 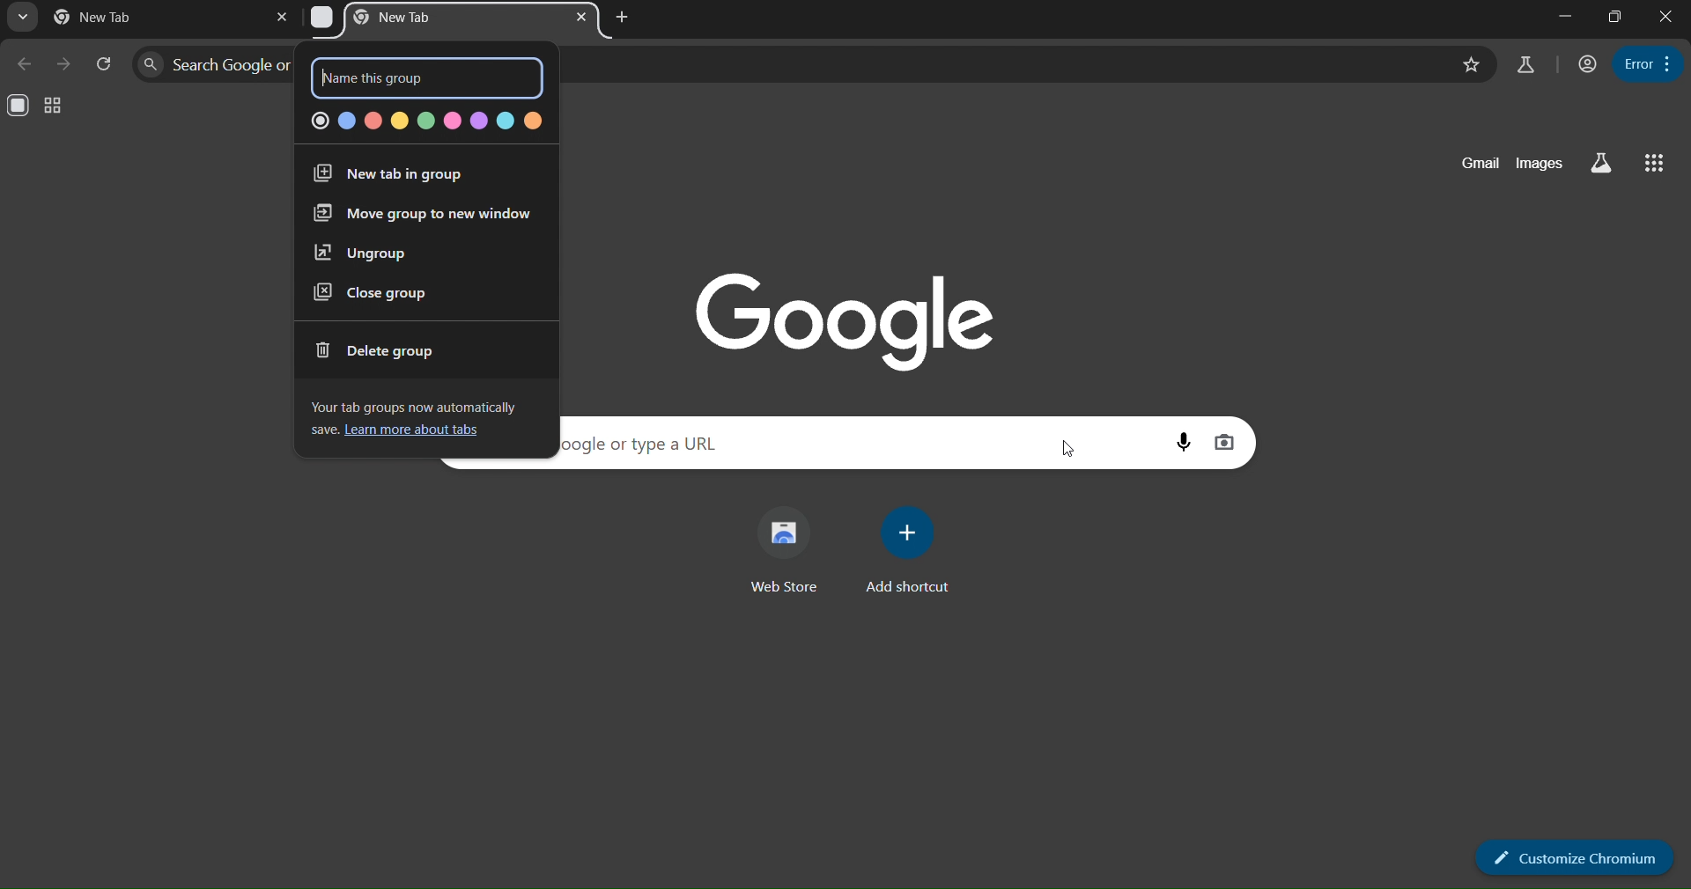 What do you see at coordinates (1537, 163) in the screenshot?
I see `images` at bounding box center [1537, 163].